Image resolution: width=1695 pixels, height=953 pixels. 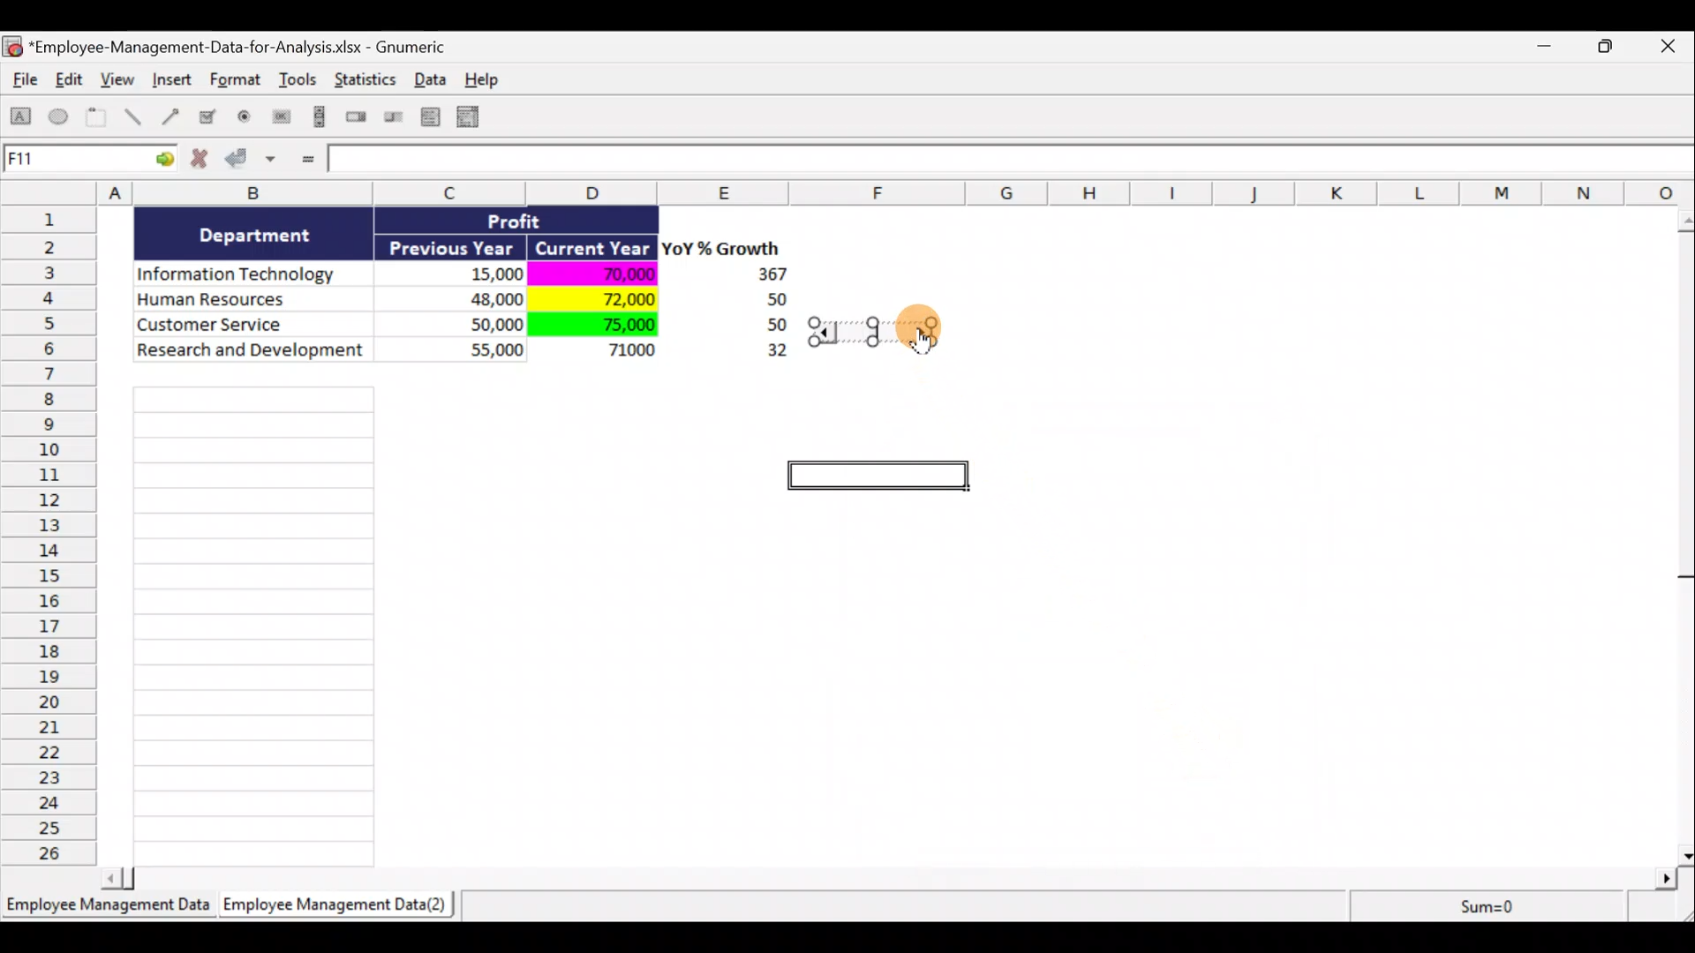 I want to click on Create a spin button, so click(x=358, y=118).